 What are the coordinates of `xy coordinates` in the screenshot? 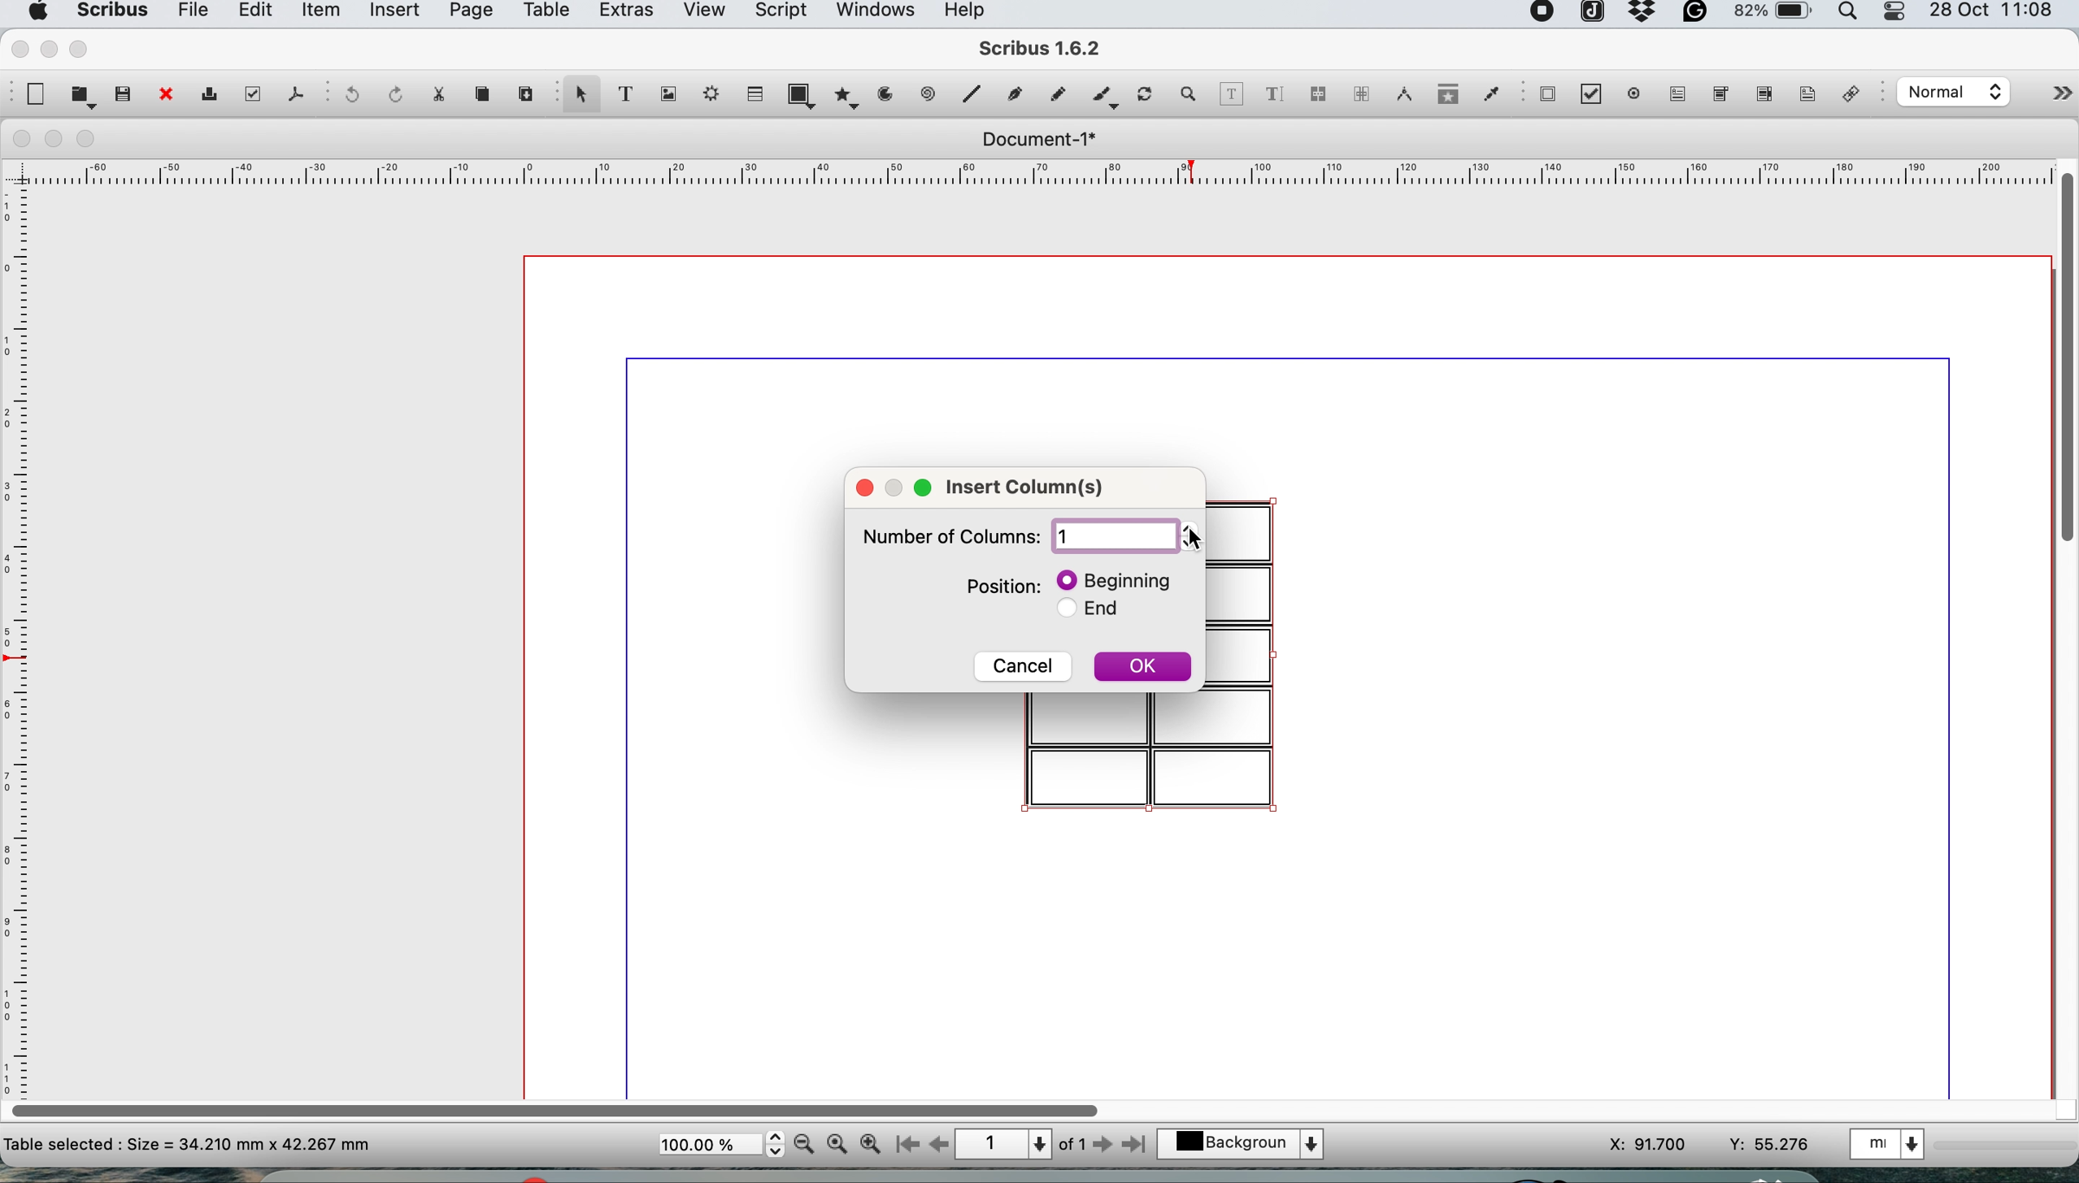 It's located at (1710, 1145).